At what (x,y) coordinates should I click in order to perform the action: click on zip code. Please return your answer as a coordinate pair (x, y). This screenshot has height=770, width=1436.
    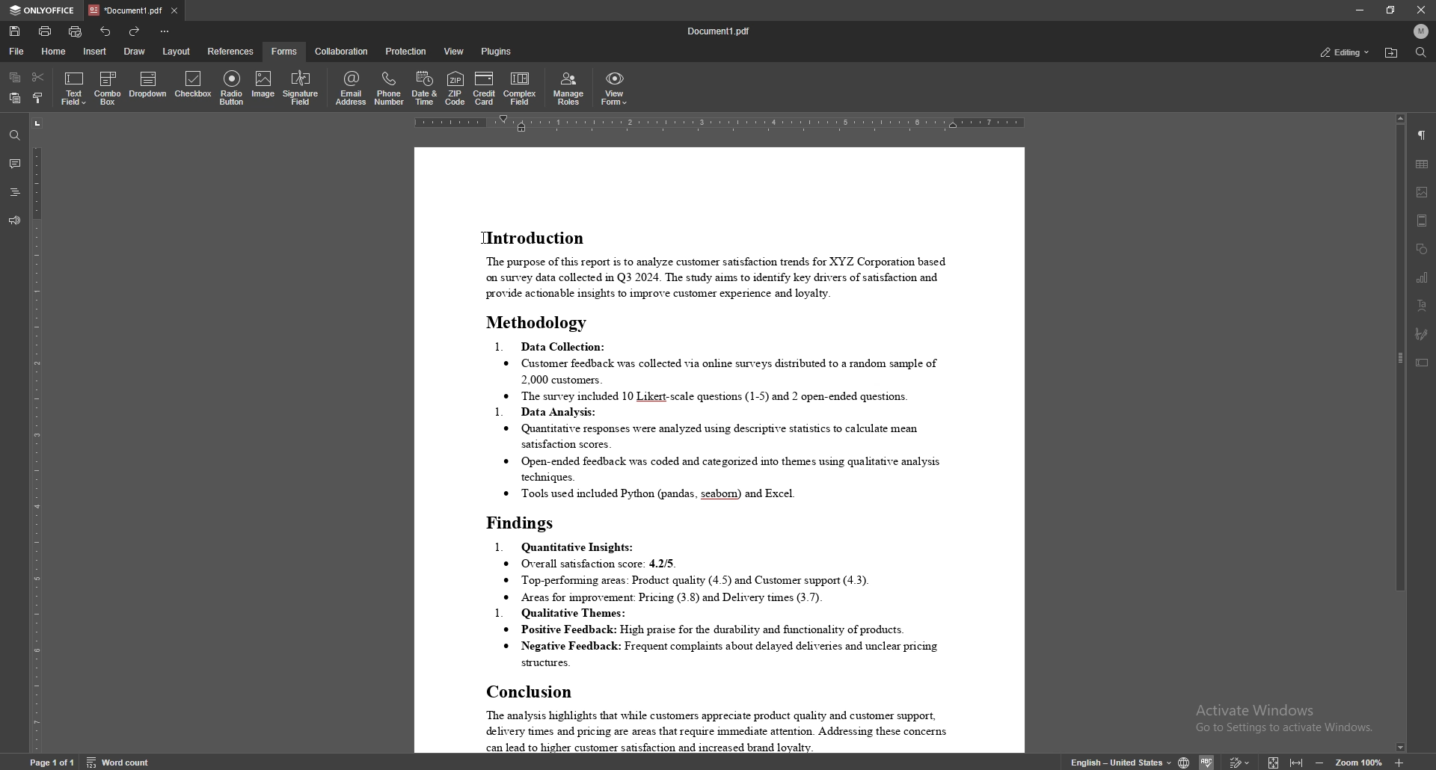
    Looking at the image, I should click on (456, 88).